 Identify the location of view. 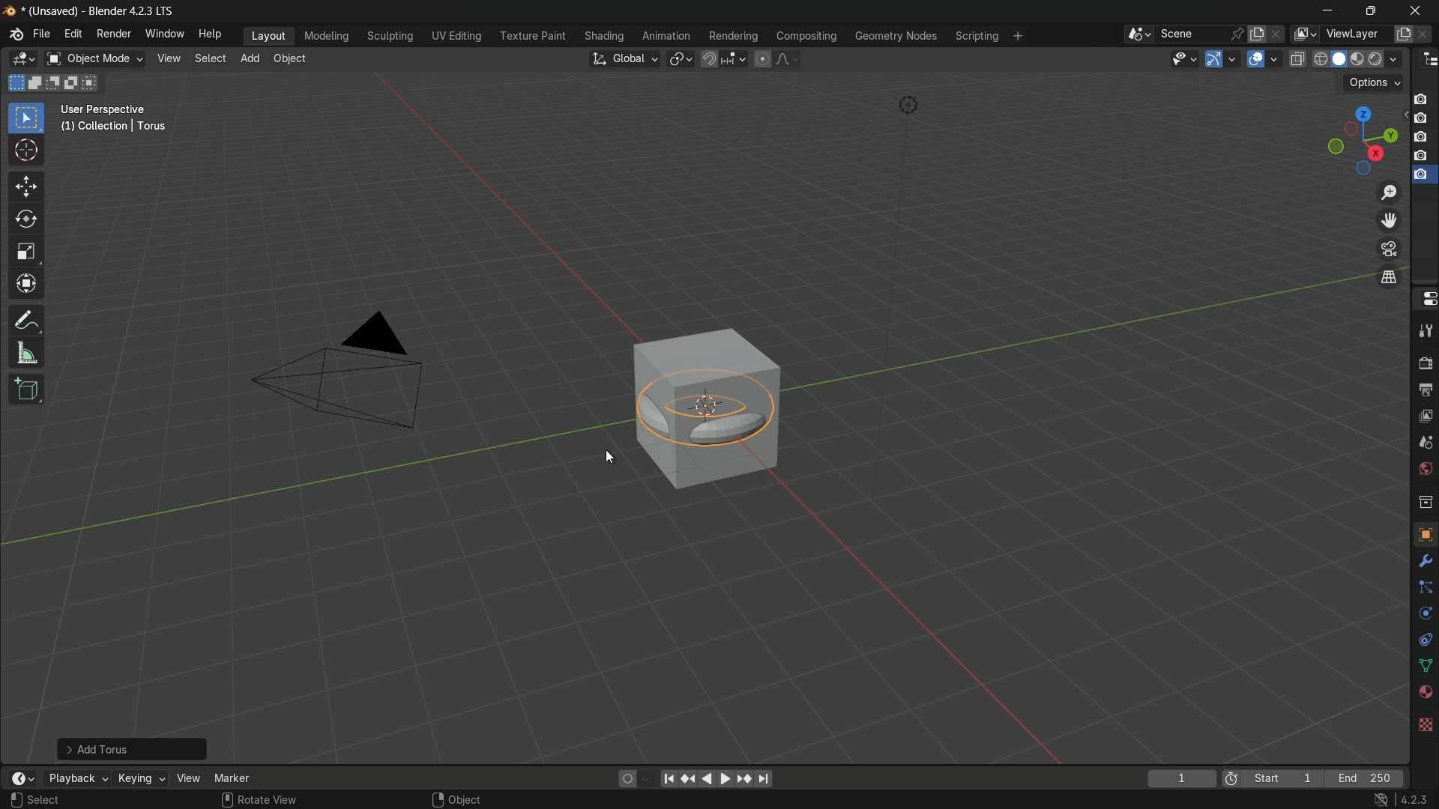
(187, 778).